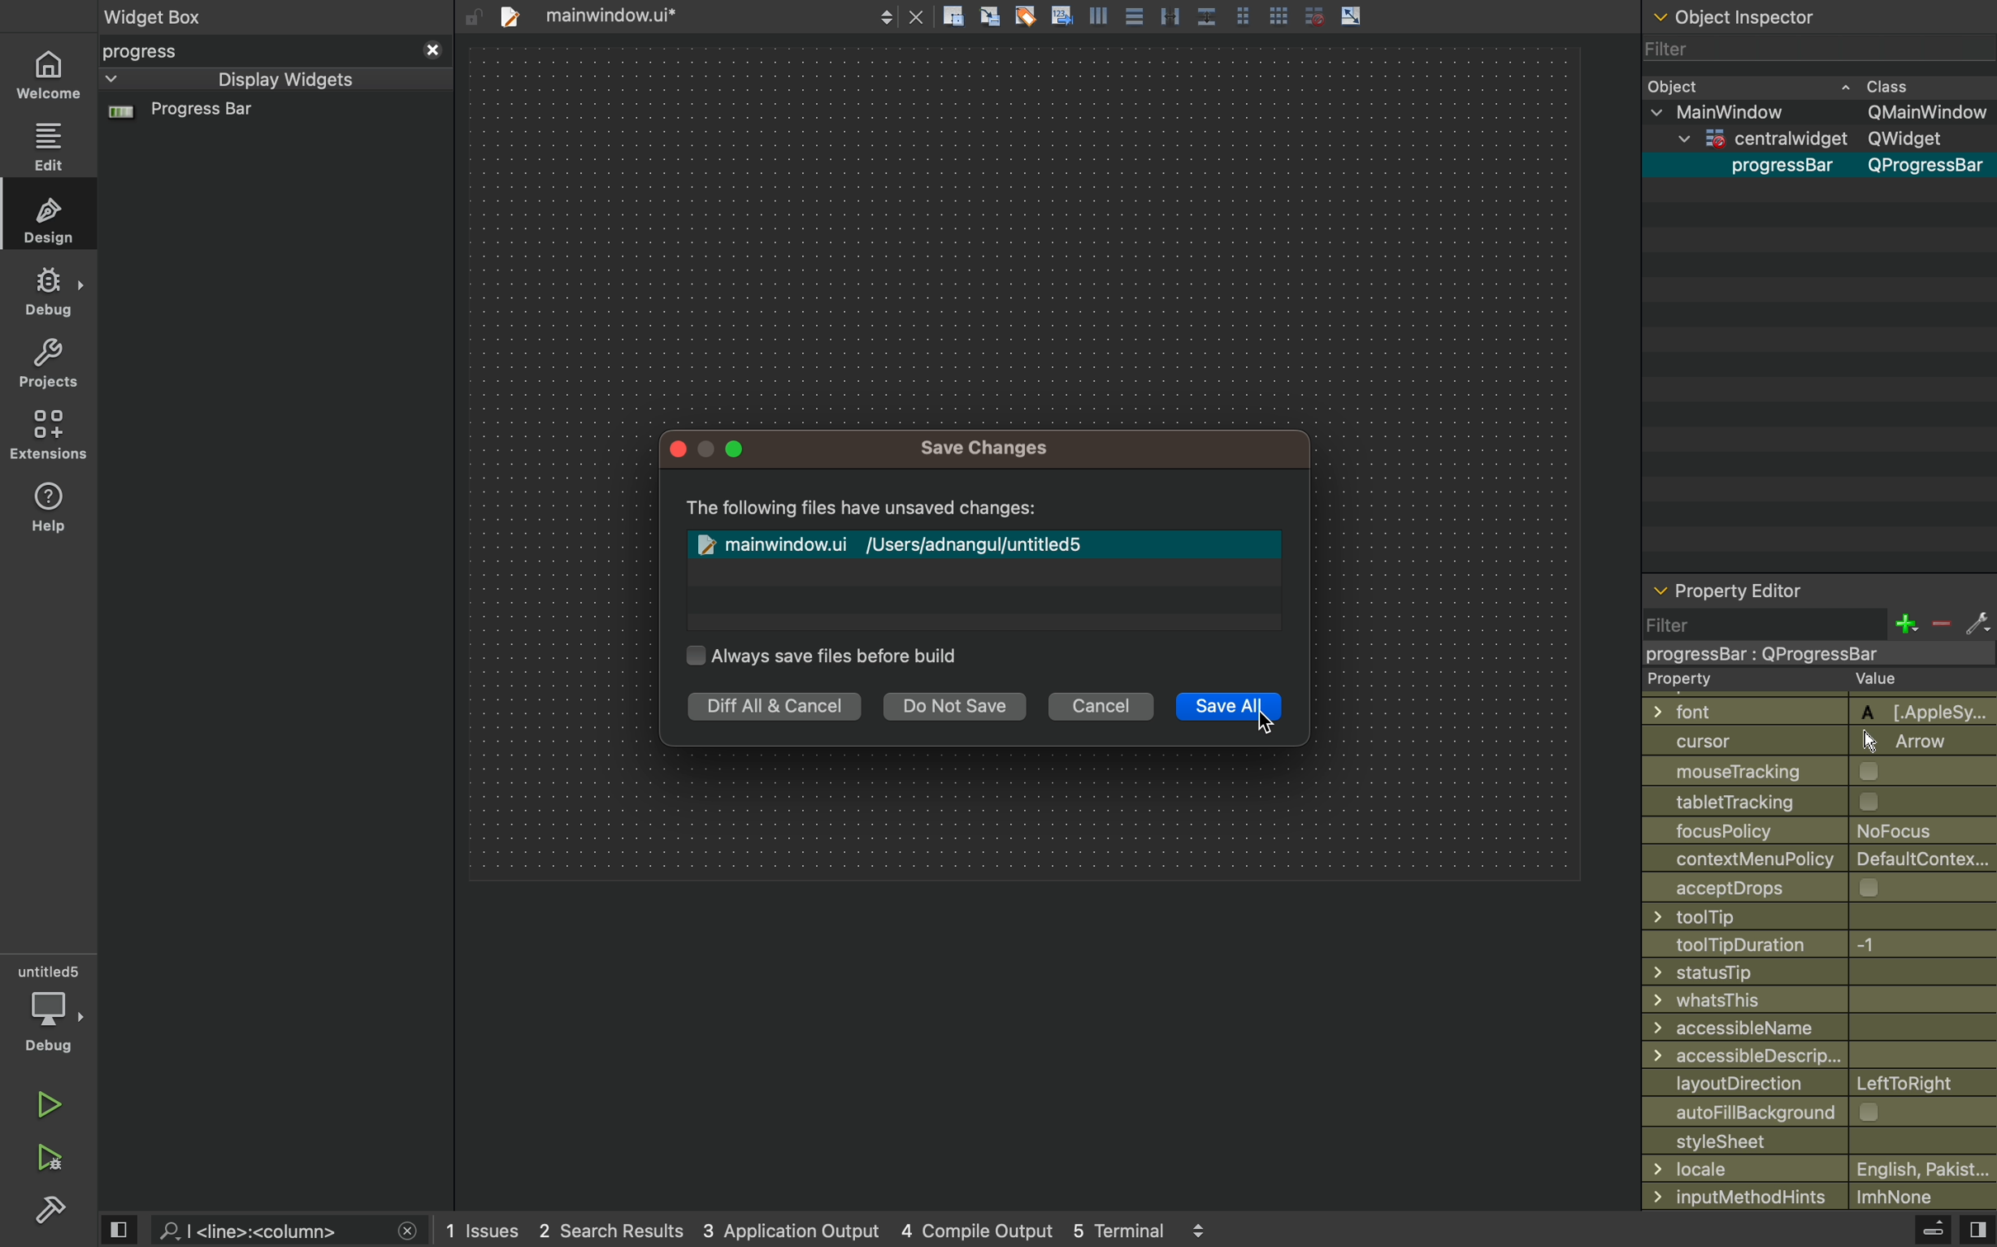 The image size is (1997, 1247). I want to click on filter, so click(1818, 623).